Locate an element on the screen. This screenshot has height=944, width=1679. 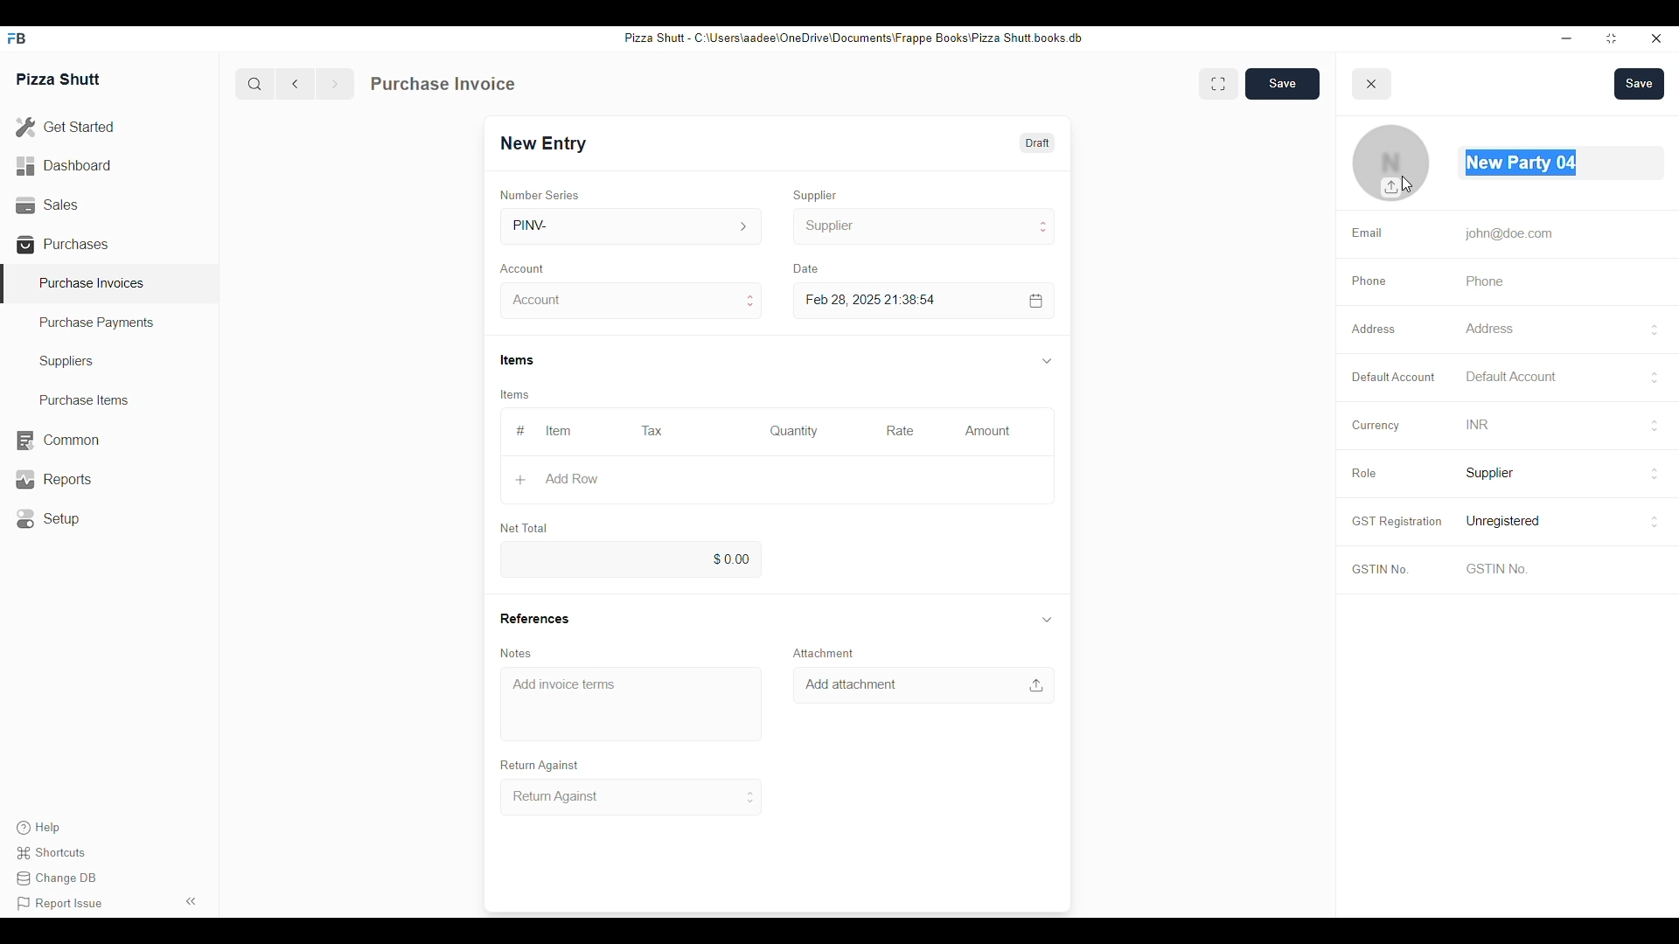
Item is located at coordinates (559, 431).